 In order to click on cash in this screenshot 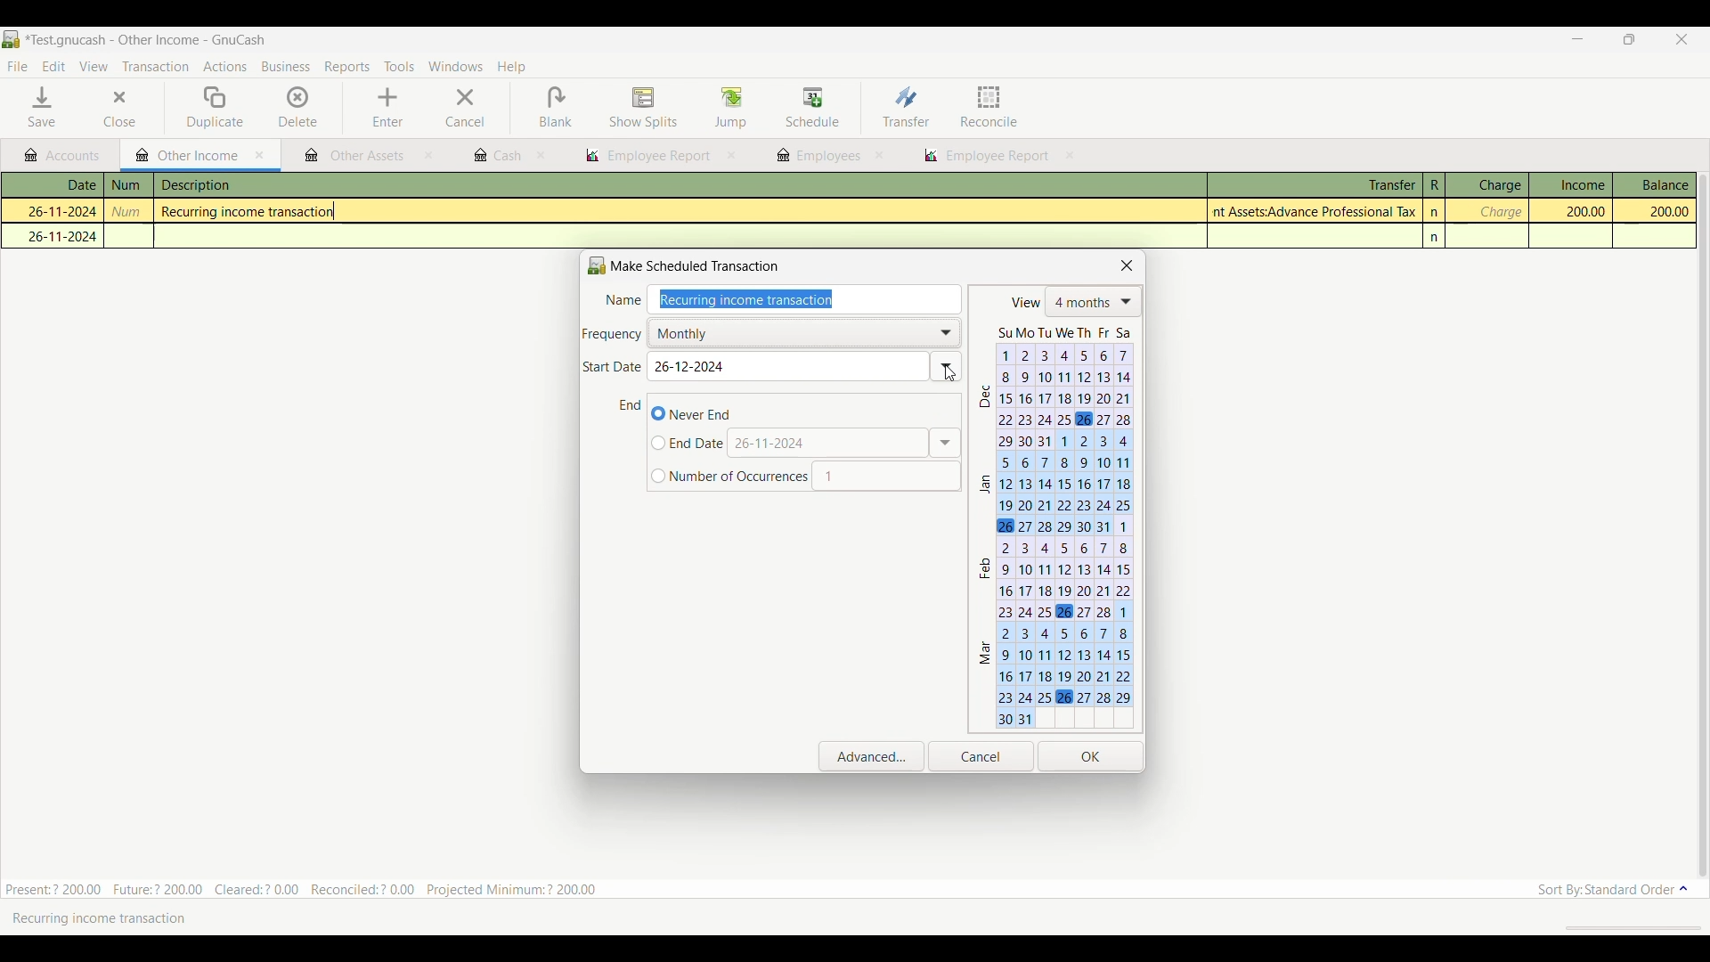, I will do `click(496, 156)`.